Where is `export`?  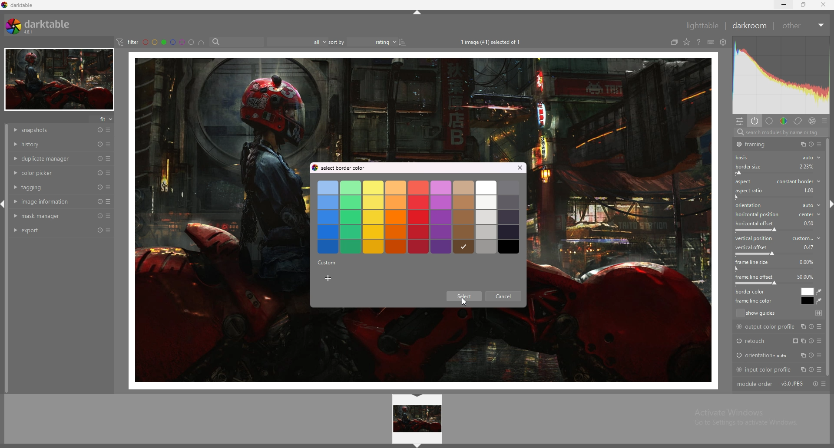 export is located at coordinates (51, 231).